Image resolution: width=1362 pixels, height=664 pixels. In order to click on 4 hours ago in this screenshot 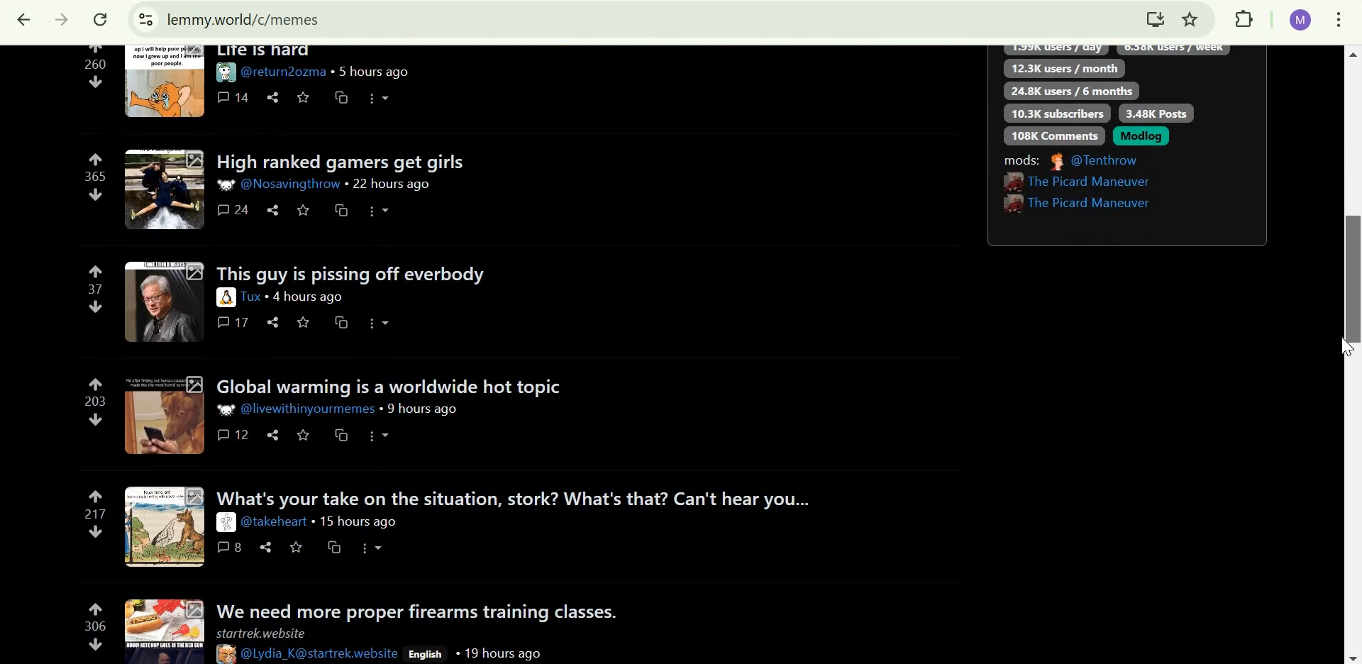, I will do `click(310, 298)`.